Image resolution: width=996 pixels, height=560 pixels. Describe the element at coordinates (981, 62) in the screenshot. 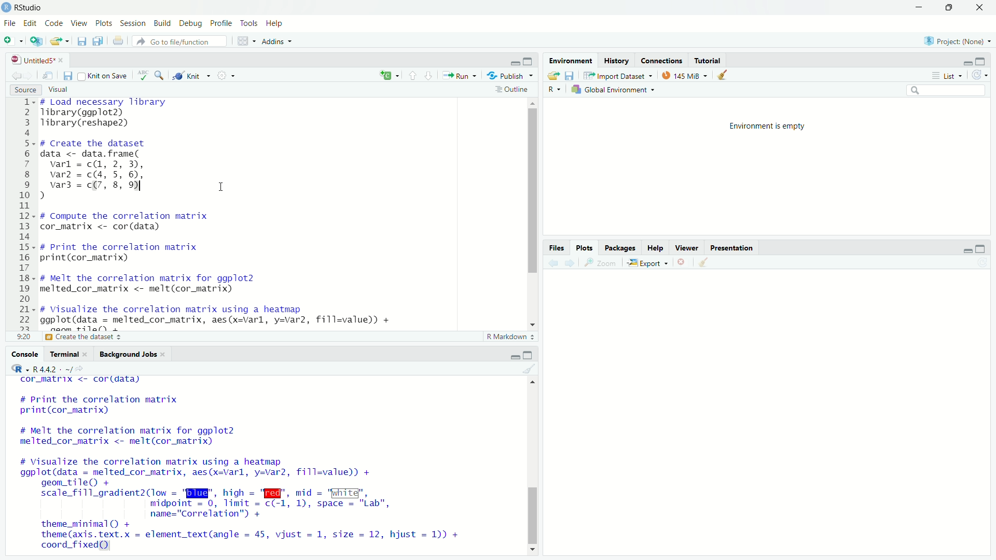

I see `maximize` at that location.